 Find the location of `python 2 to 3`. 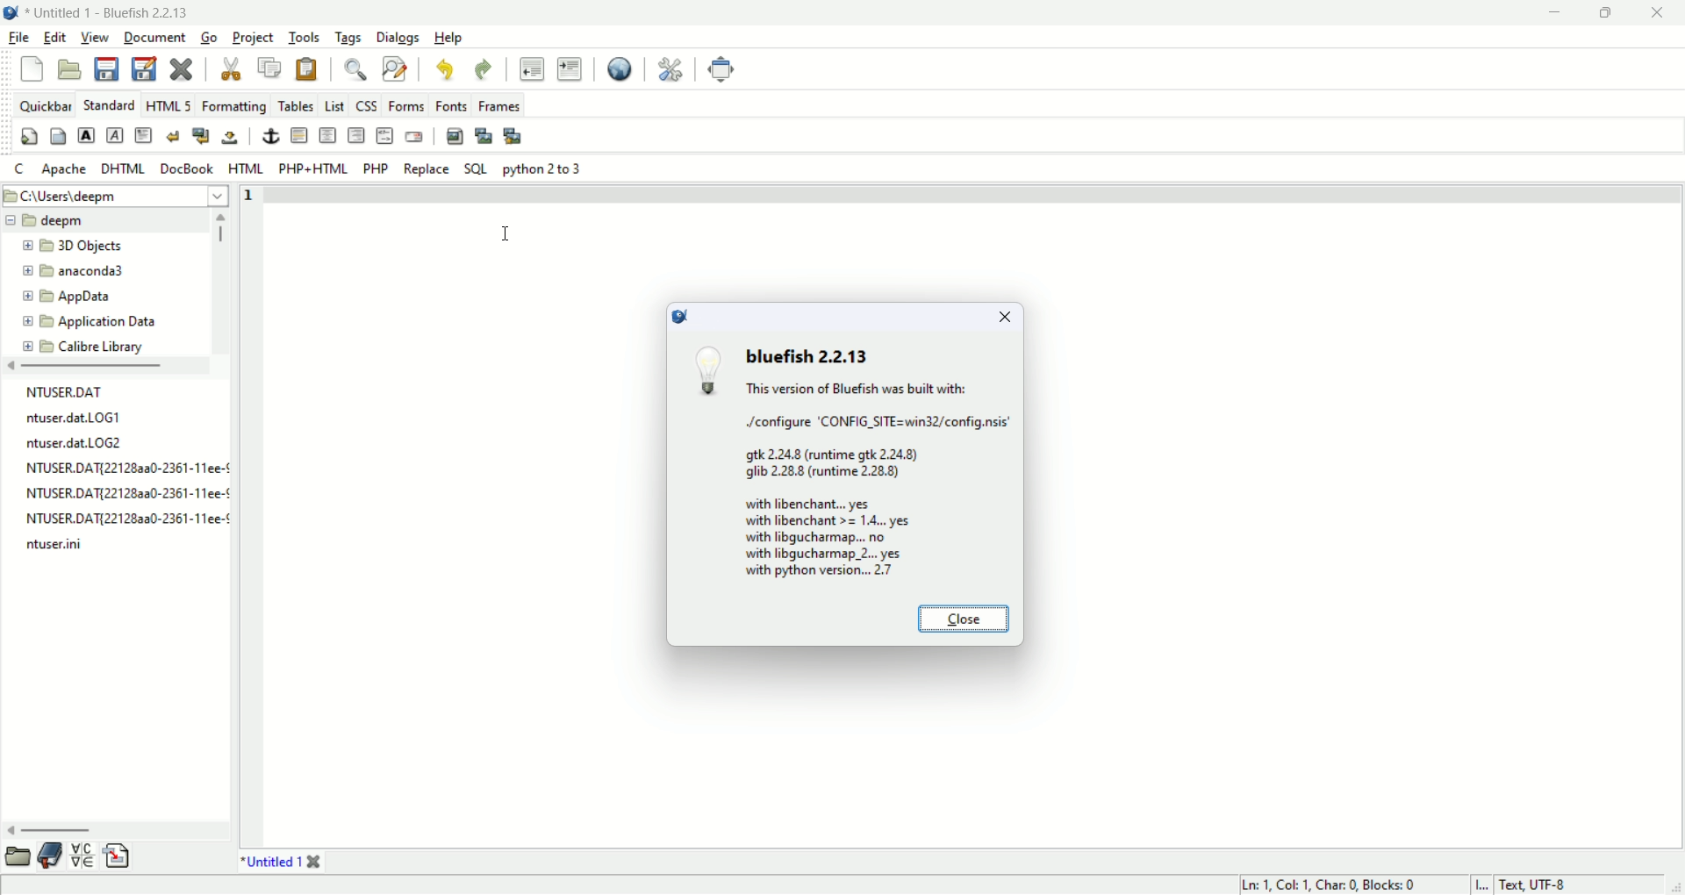

python 2 to 3 is located at coordinates (543, 170).